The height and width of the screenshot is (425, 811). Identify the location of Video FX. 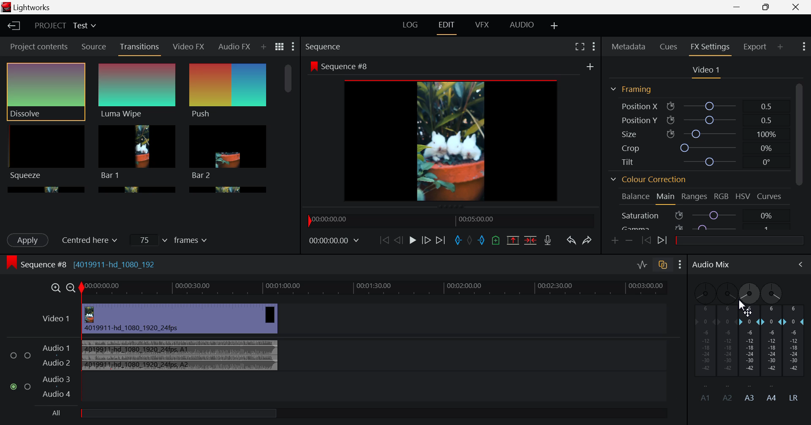
(188, 48).